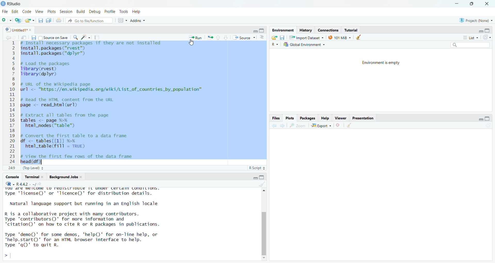 The image size is (495, 263). I want to click on Background Jobs, so click(63, 177).